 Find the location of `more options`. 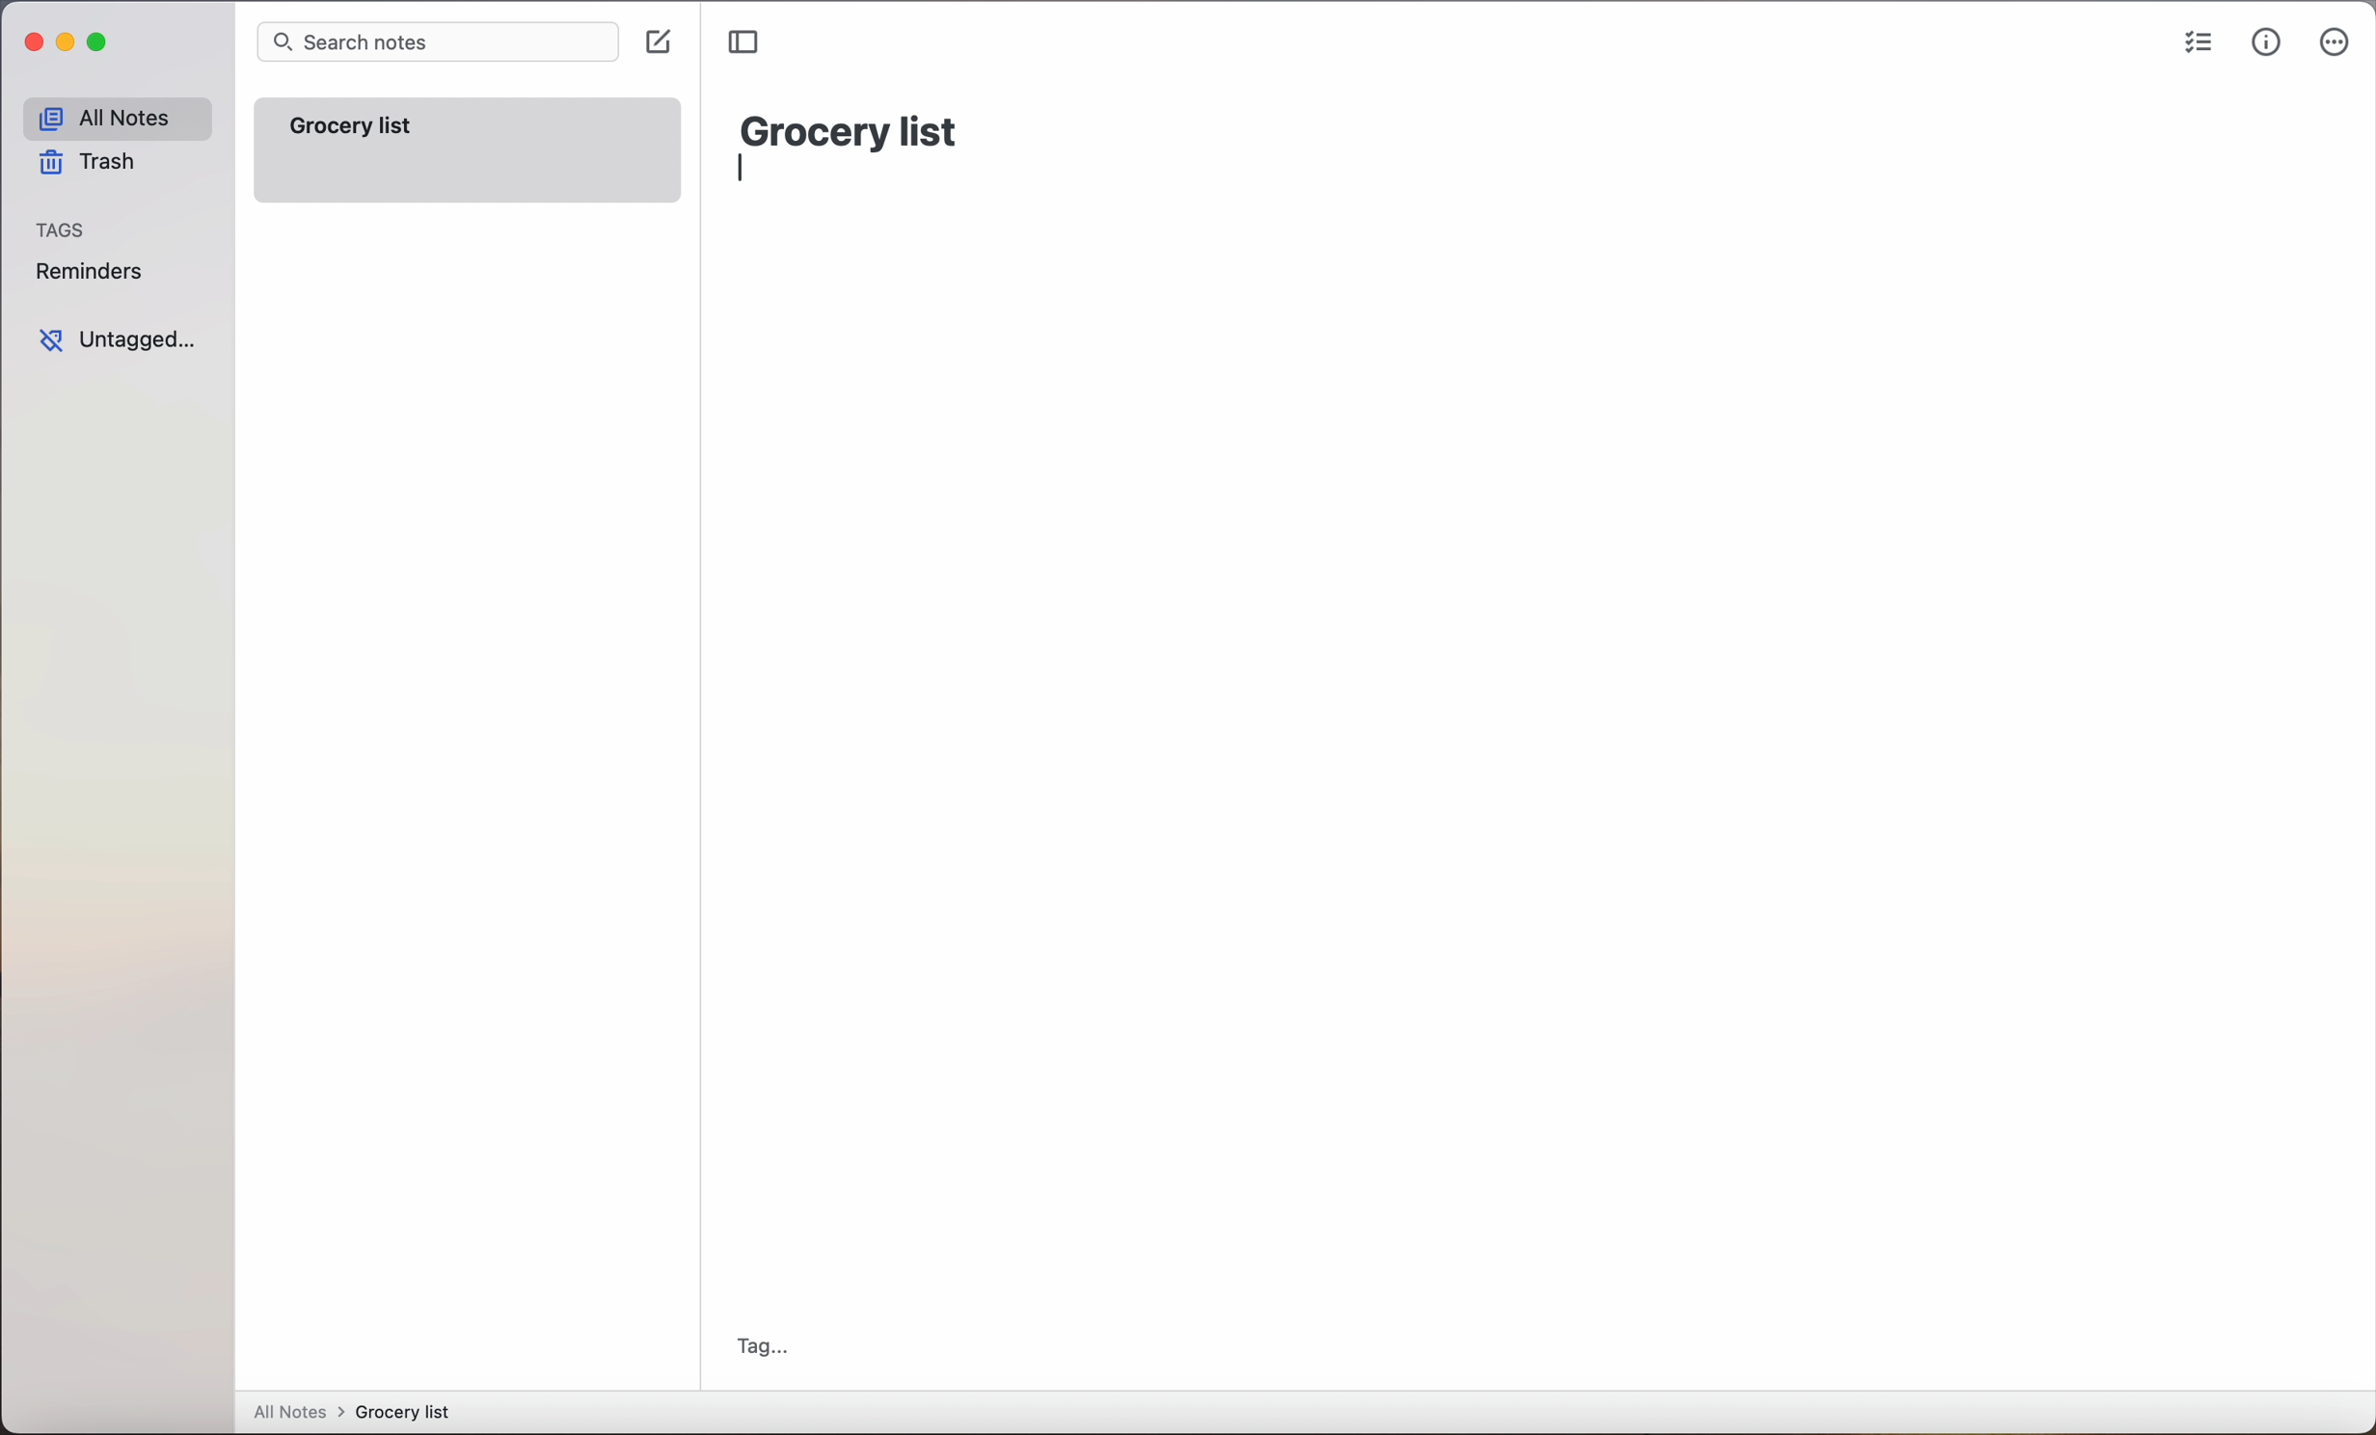

more options is located at coordinates (2335, 46).